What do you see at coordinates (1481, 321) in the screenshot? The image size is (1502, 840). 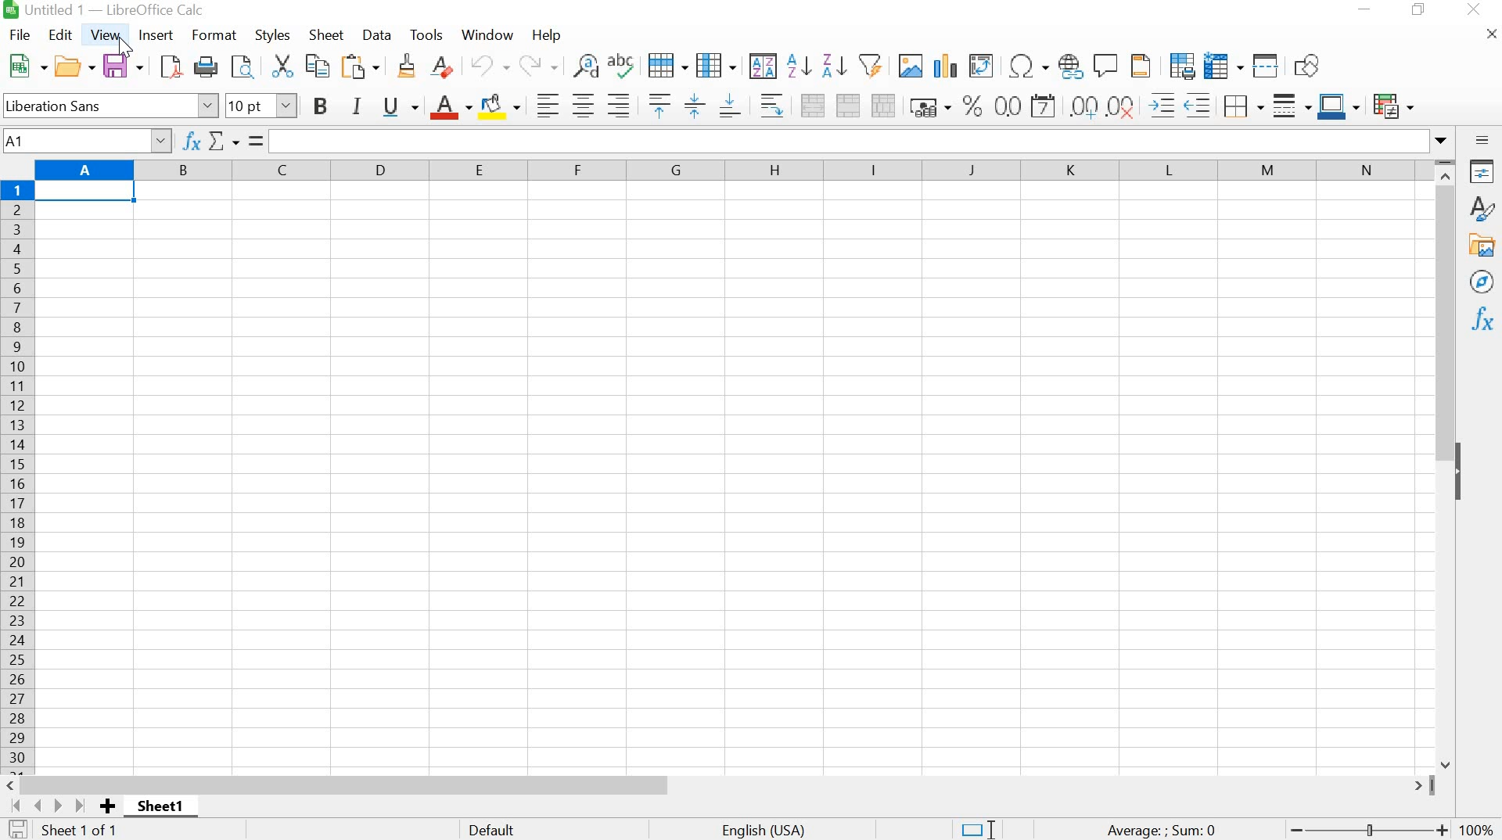 I see `FUNCTIONS` at bounding box center [1481, 321].